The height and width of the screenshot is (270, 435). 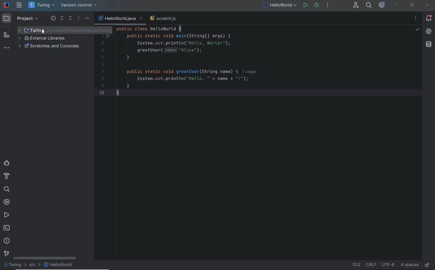 I want to click on IDE & Project settings, so click(x=383, y=5).